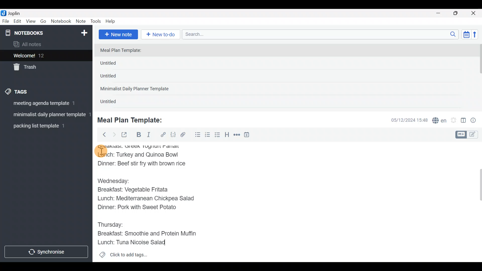  I want to click on scroll bar, so click(479, 76).